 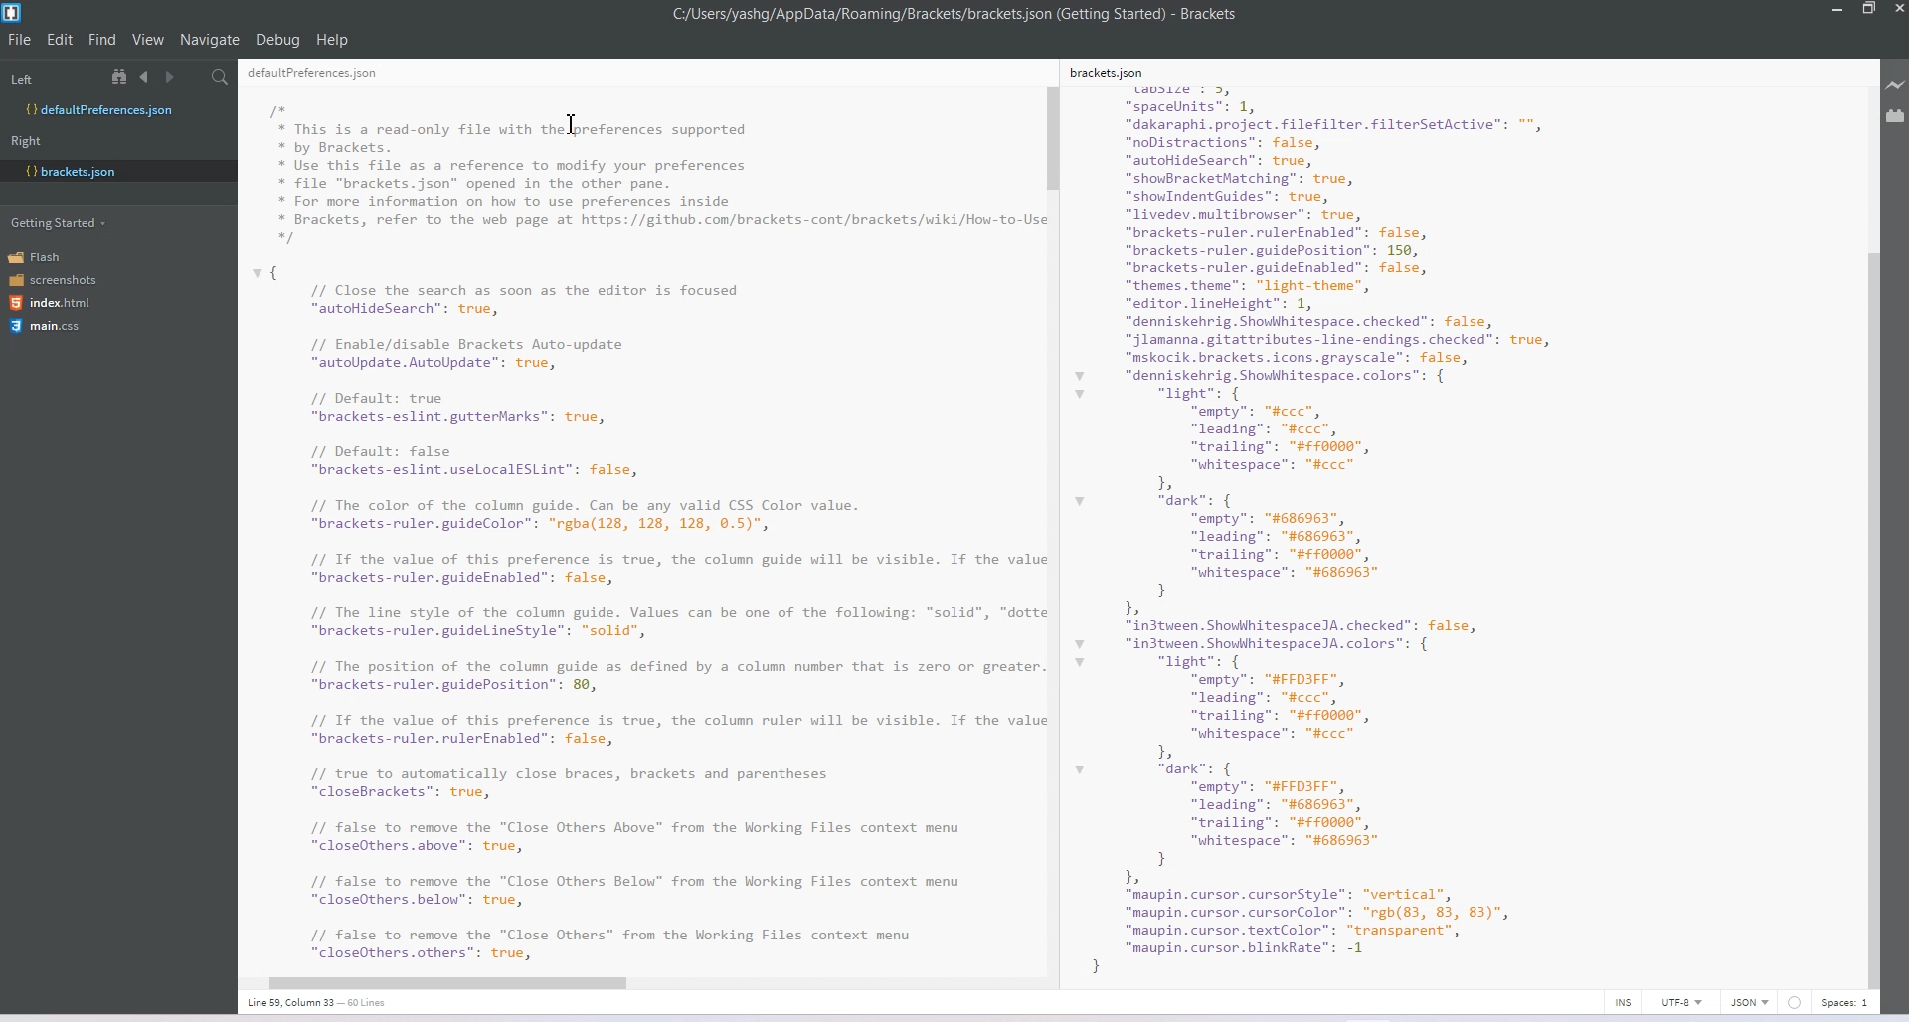 What do you see at coordinates (20, 39) in the screenshot?
I see `File` at bounding box center [20, 39].